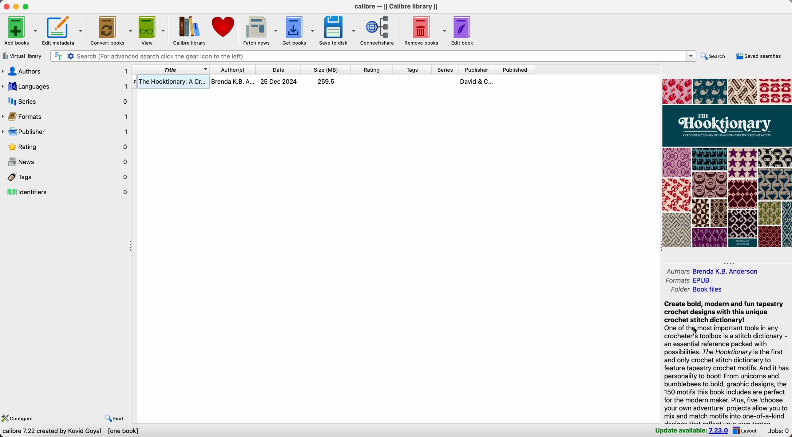  What do you see at coordinates (66, 133) in the screenshot?
I see `publisher` at bounding box center [66, 133].